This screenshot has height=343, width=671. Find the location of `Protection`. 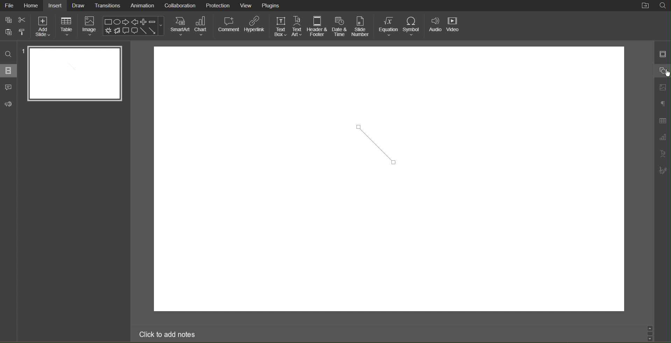

Protection is located at coordinates (218, 5).